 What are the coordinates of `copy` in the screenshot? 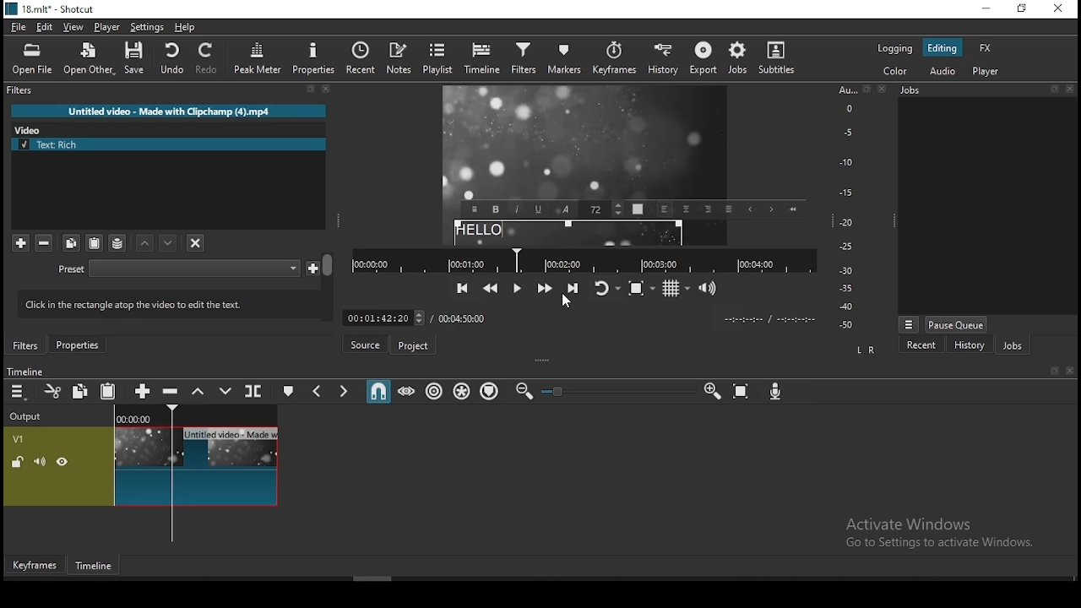 It's located at (80, 390).